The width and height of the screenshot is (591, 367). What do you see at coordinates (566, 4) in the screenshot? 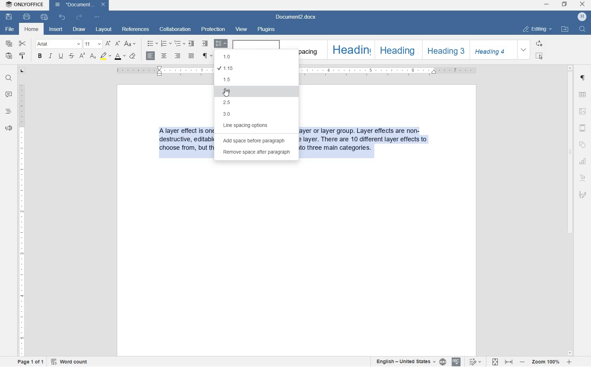
I see `restore` at bounding box center [566, 4].